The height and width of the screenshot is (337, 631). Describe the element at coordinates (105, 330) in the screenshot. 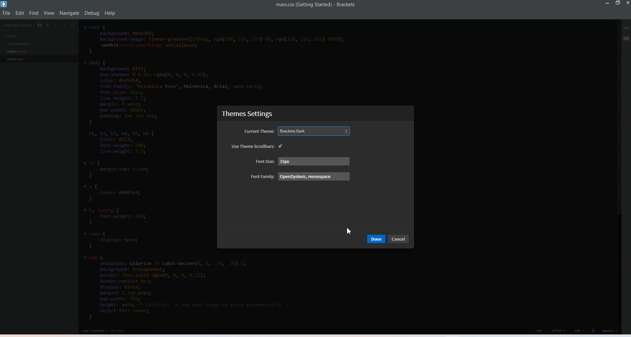

I see `Text 3 ` at that location.